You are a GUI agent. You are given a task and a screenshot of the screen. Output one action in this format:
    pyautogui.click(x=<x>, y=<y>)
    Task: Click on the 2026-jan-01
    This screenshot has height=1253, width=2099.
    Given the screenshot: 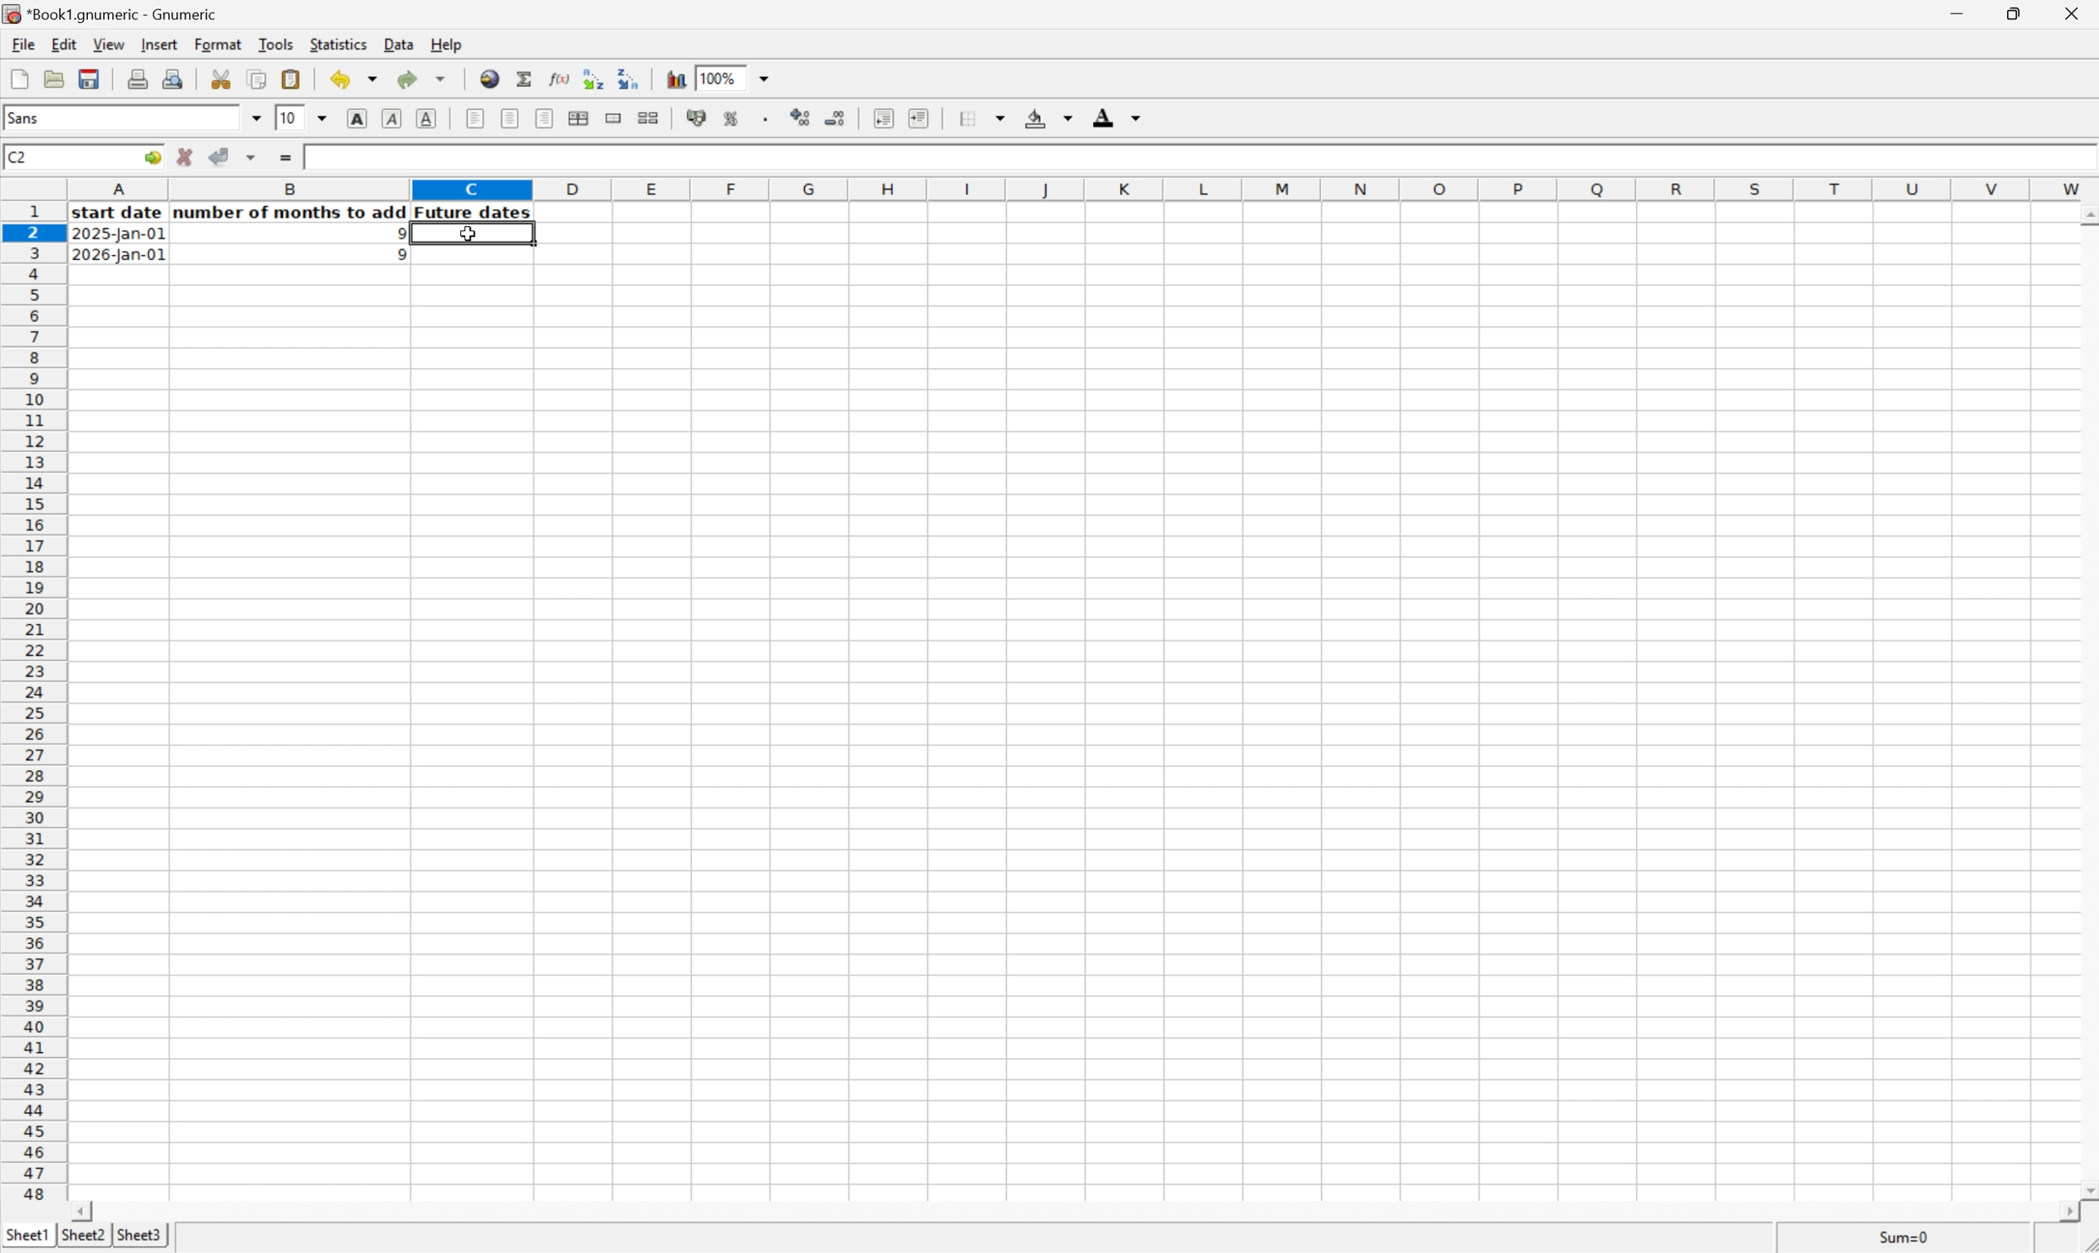 What is the action you would take?
    pyautogui.click(x=118, y=256)
    